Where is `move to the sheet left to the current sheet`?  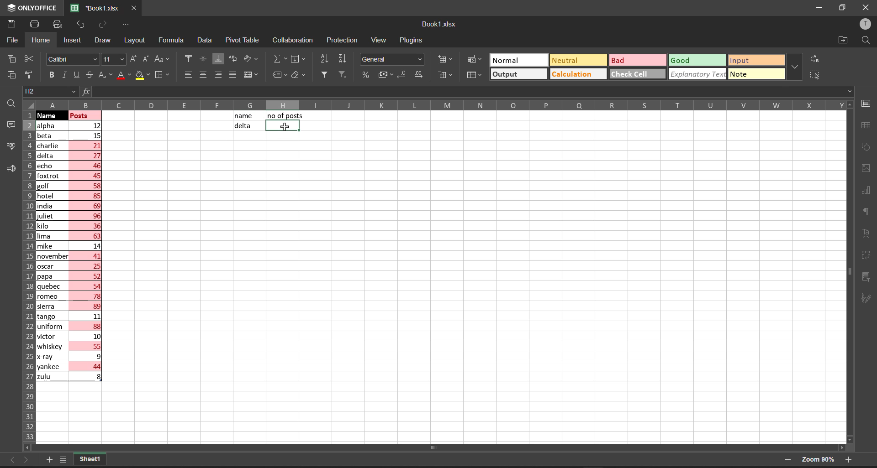 move to the sheet left to the current sheet is located at coordinates (11, 460).